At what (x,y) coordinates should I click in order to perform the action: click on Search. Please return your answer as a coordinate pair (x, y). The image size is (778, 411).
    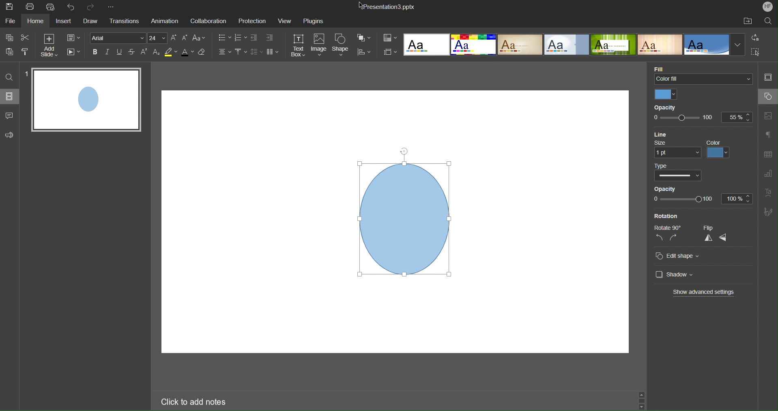
    Looking at the image, I should click on (768, 22).